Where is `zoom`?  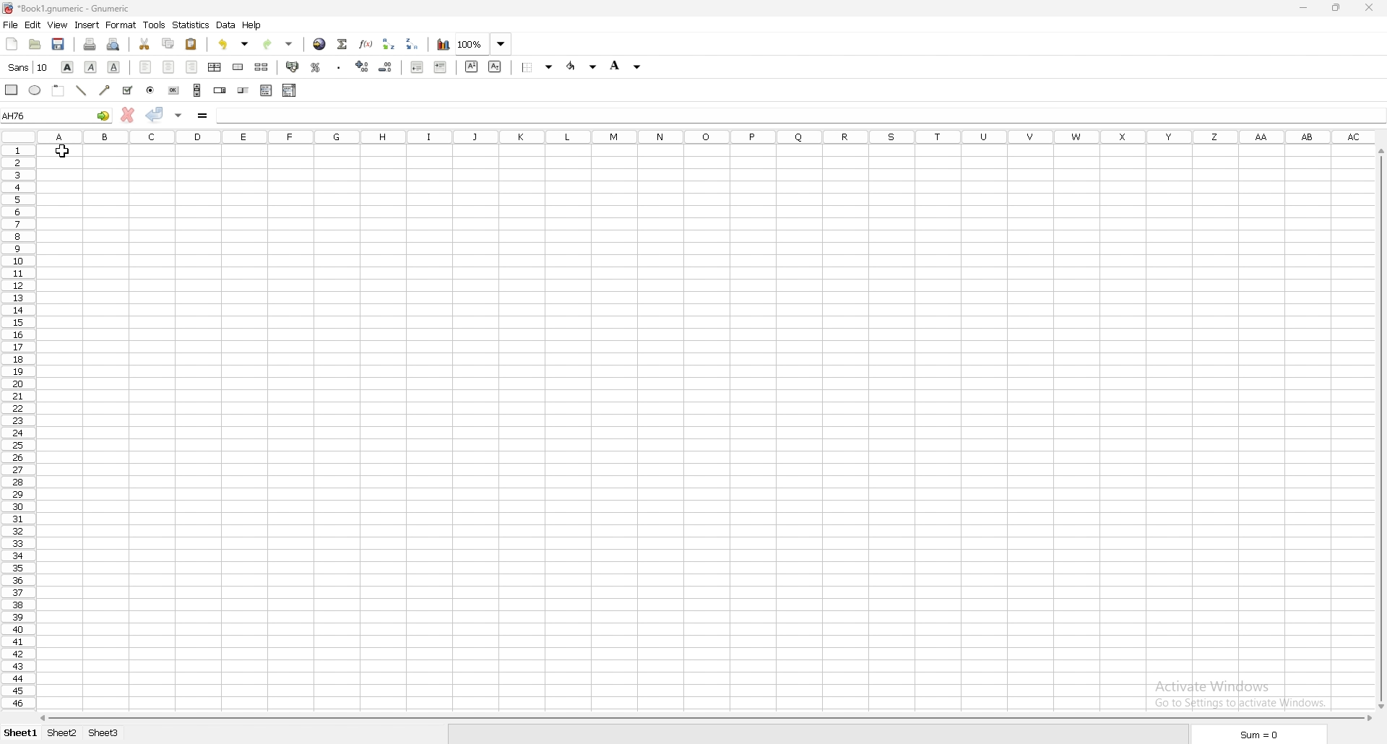 zoom is located at coordinates (484, 43).